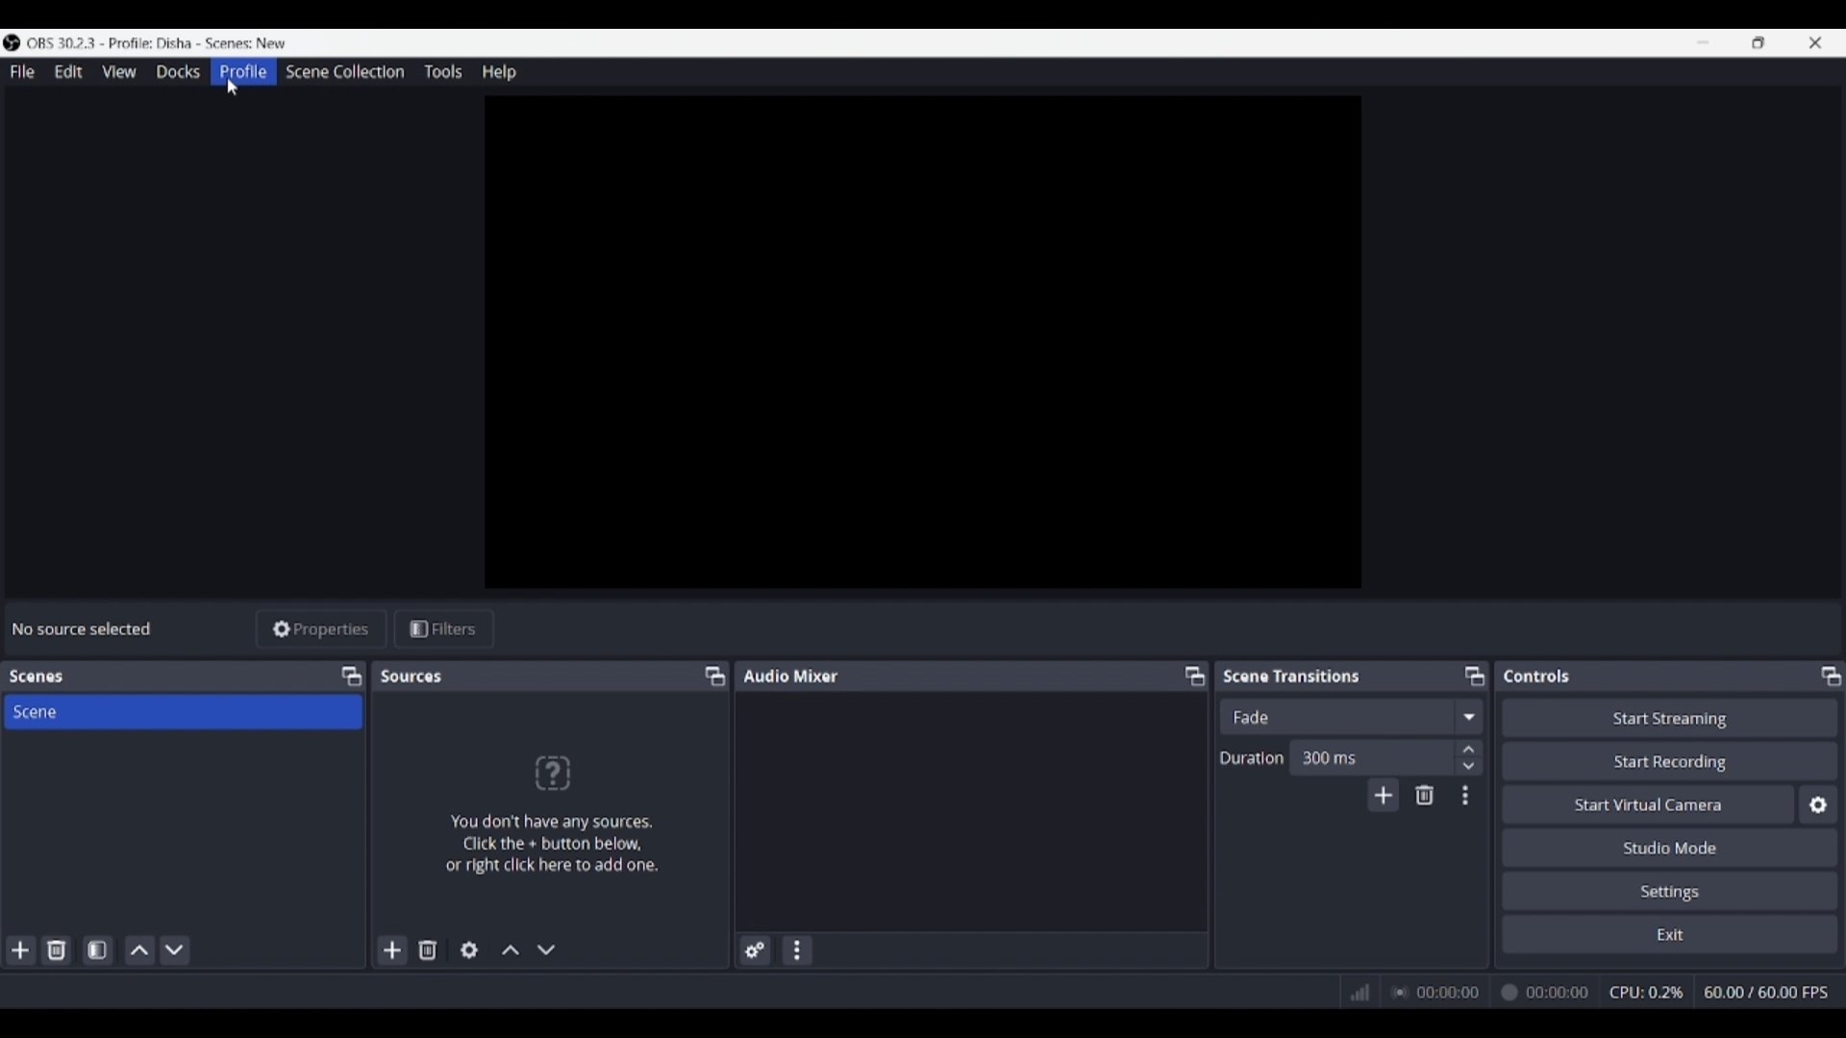 The height and width of the screenshot is (1038, 1846). What do you see at coordinates (393, 950) in the screenshot?
I see `Add source` at bounding box center [393, 950].